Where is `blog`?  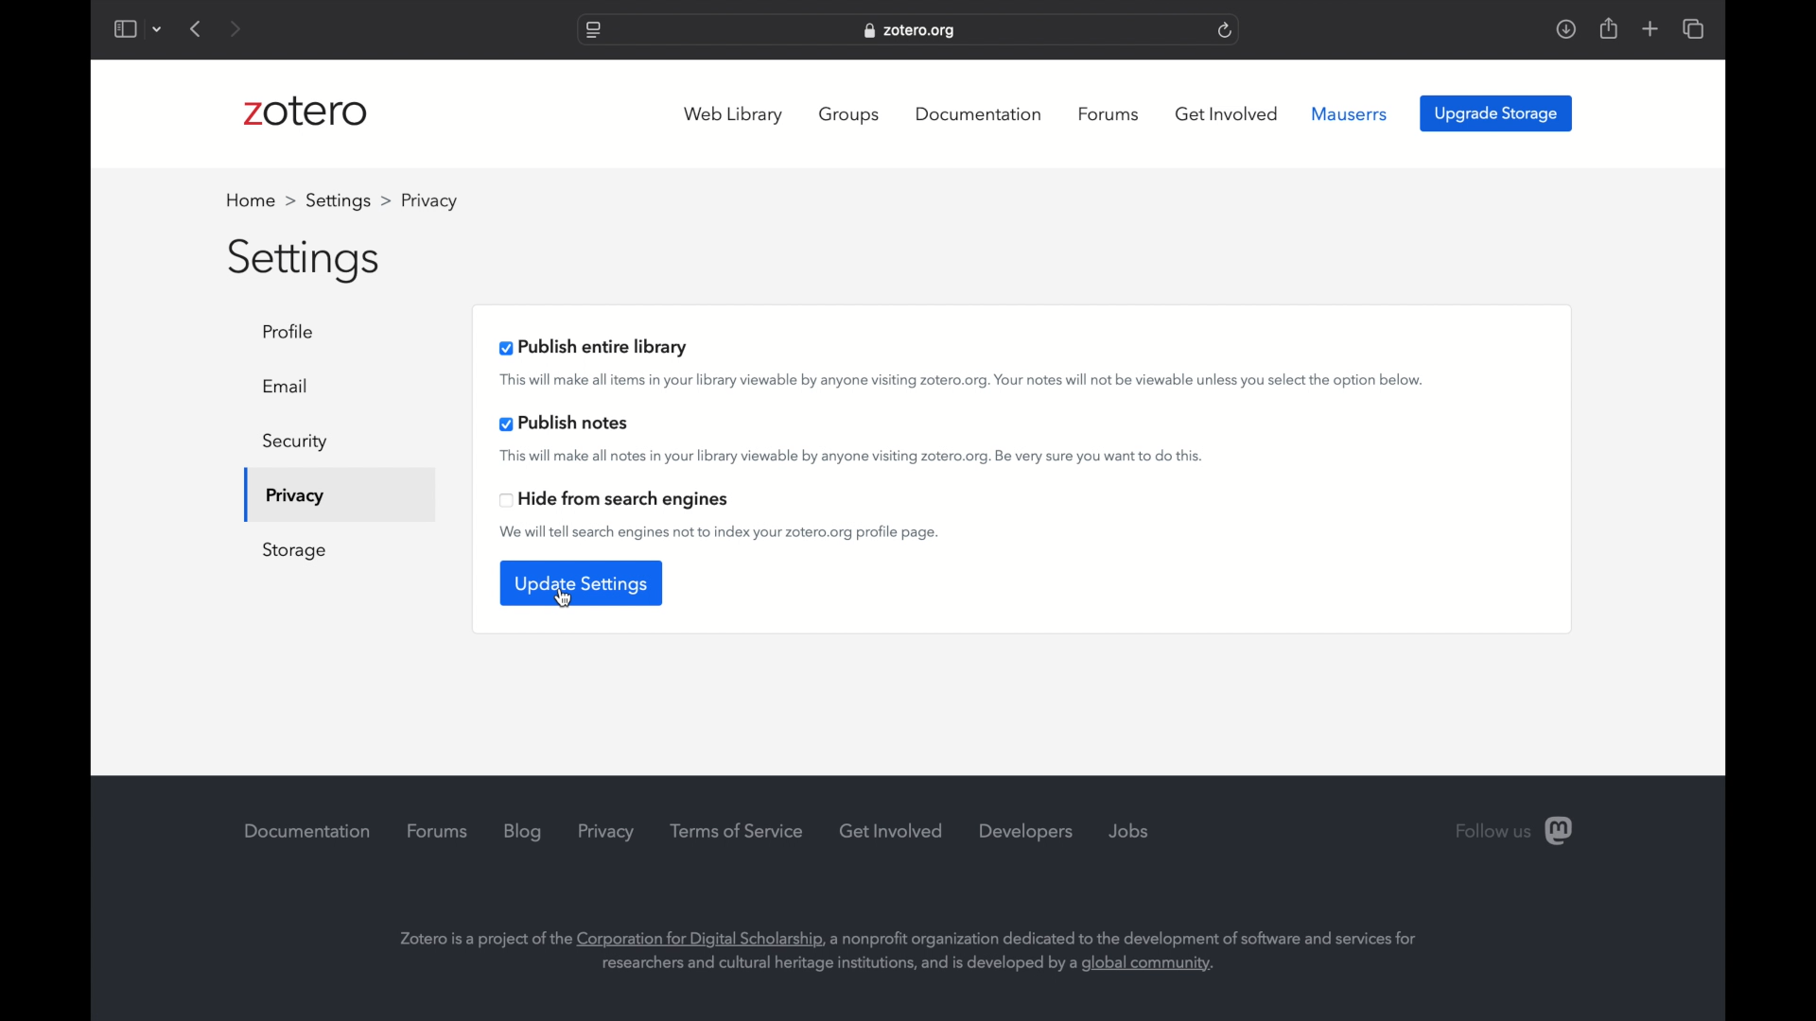 blog is located at coordinates (523, 832).